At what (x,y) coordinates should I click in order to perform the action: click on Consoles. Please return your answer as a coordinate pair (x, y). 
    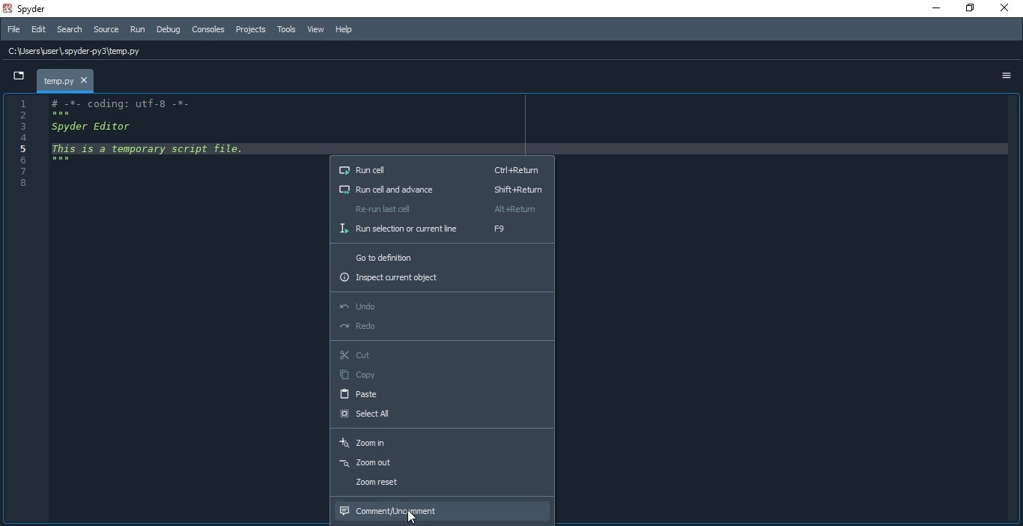
    Looking at the image, I should click on (207, 29).